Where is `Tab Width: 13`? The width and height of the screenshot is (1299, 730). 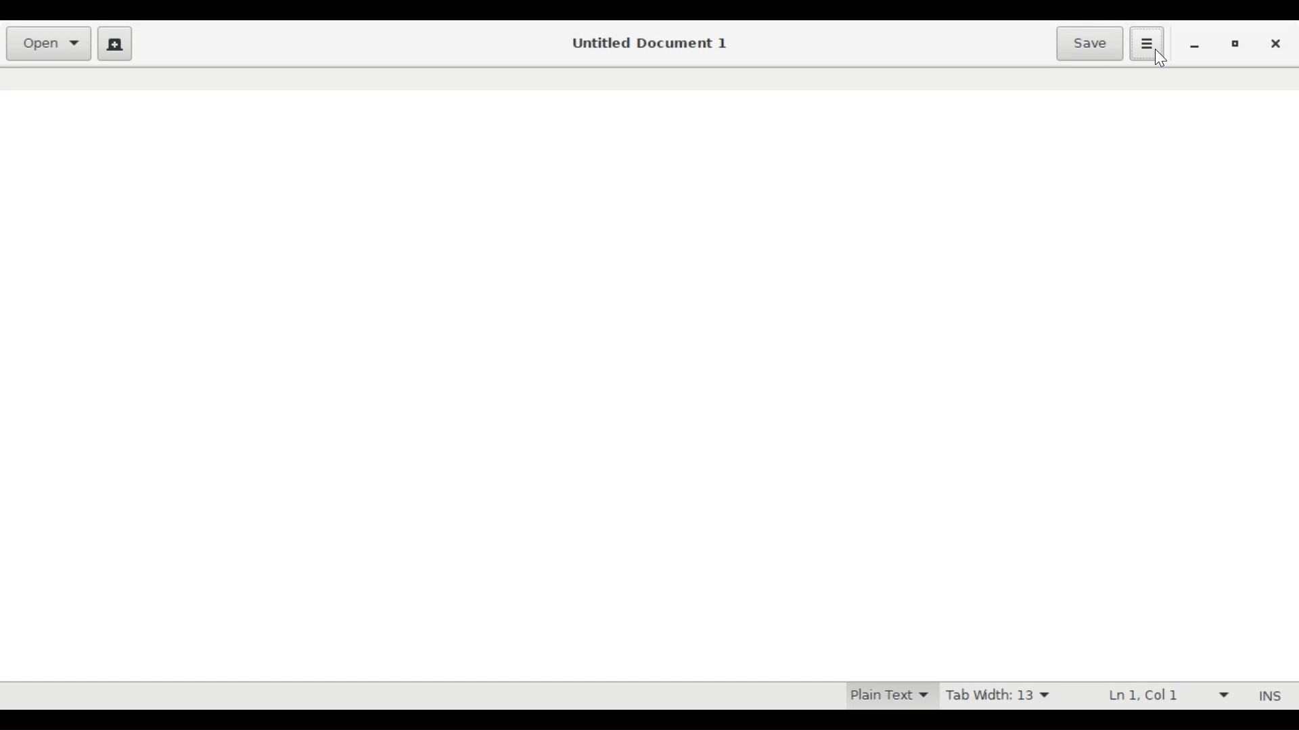 Tab Width: 13 is located at coordinates (997, 697).